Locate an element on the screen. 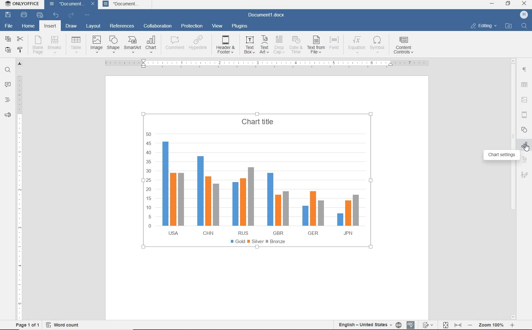 The height and width of the screenshot is (330, 532). file is located at coordinates (8, 25).